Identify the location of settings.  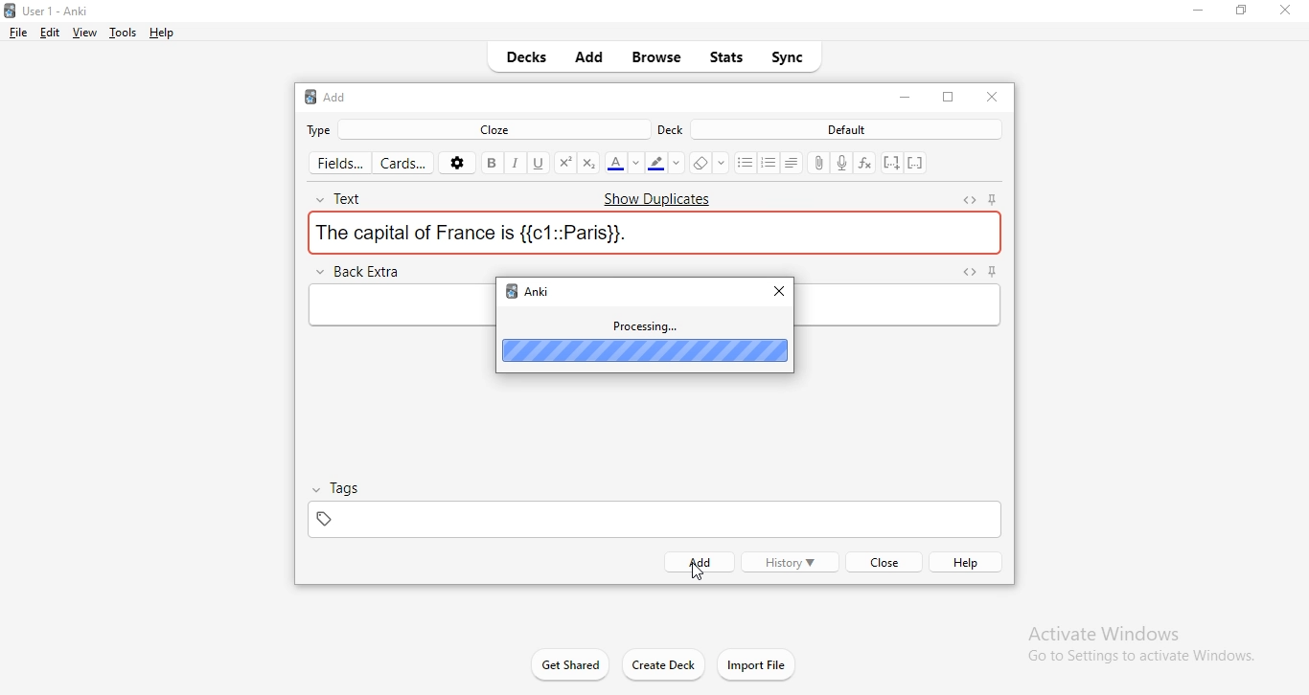
(460, 163).